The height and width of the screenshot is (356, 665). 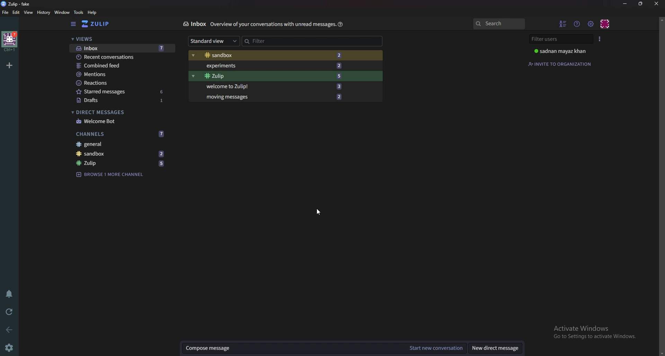 What do you see at coordinates (9, 65) in the screenshot?
I see `Add organization` at bounding box center [9, 65].